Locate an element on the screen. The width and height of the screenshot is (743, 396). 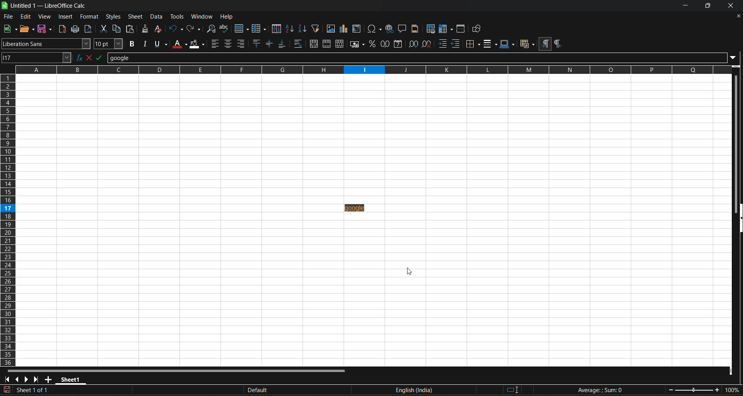
close is located at coordinates (729, 5).